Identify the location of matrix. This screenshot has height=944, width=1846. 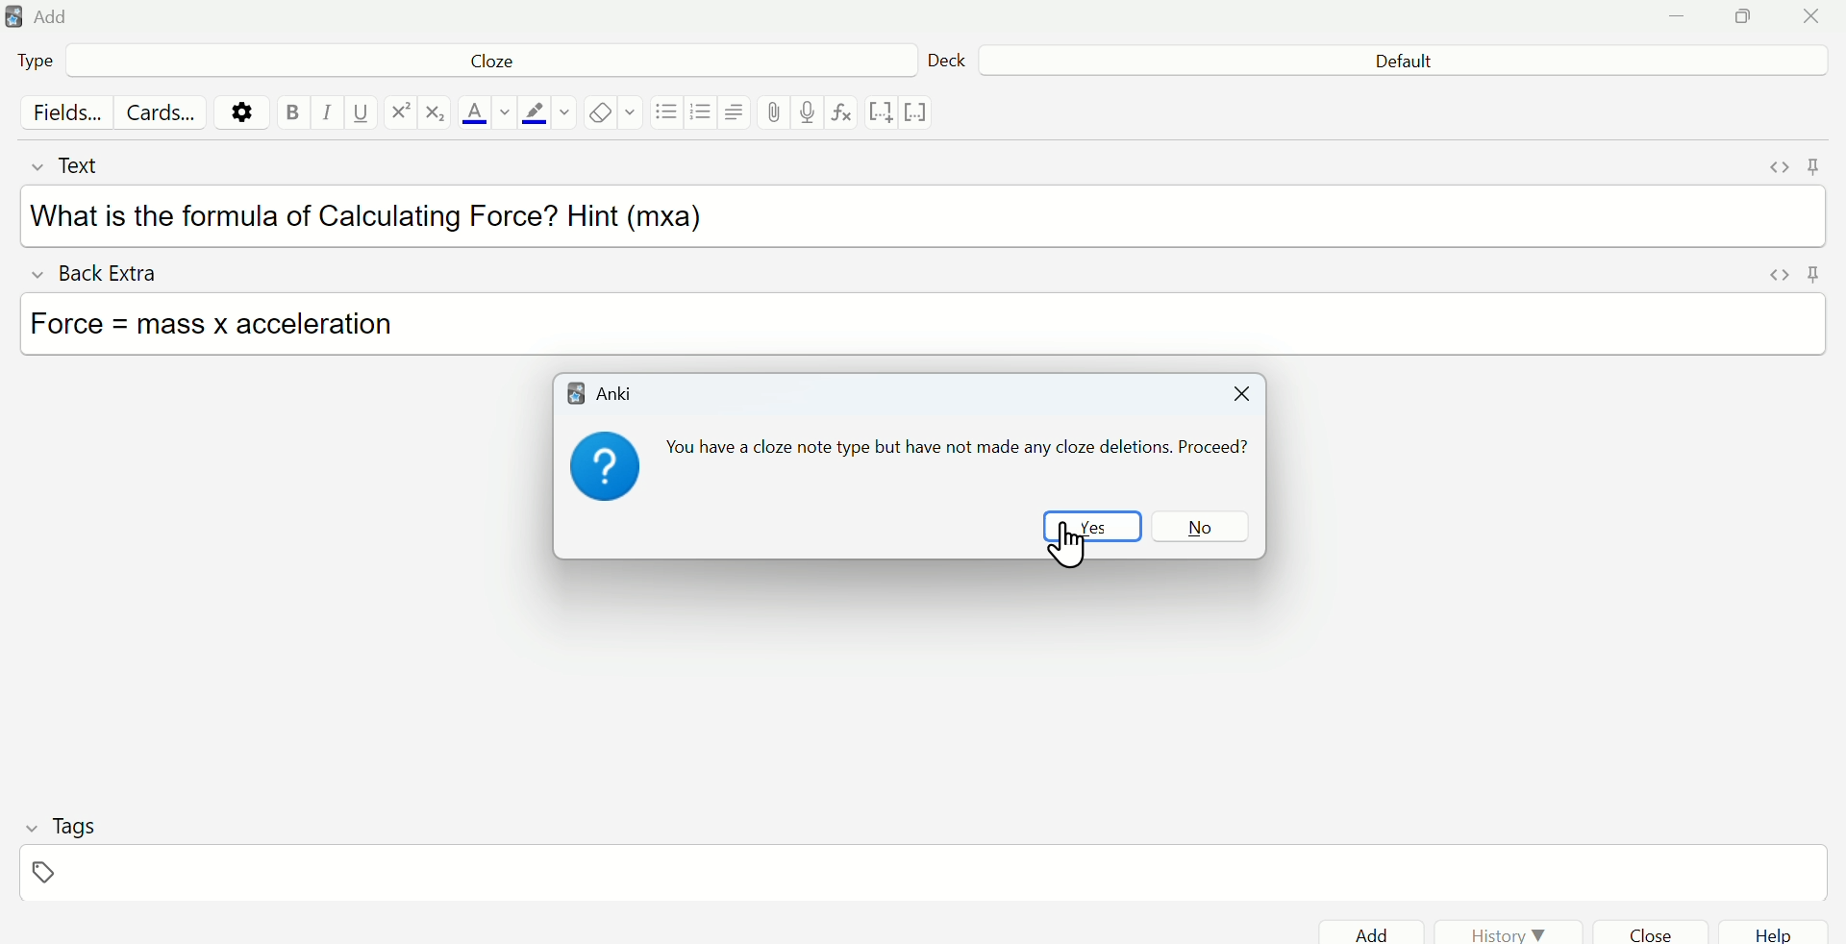
(437, 115).